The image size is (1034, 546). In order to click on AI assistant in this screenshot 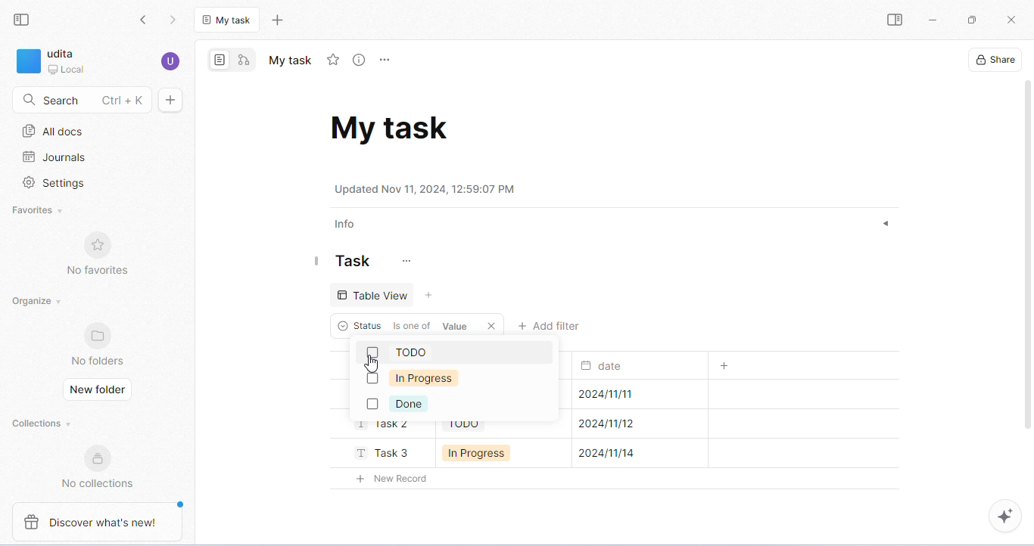, I will do `click(1004, 516)`.